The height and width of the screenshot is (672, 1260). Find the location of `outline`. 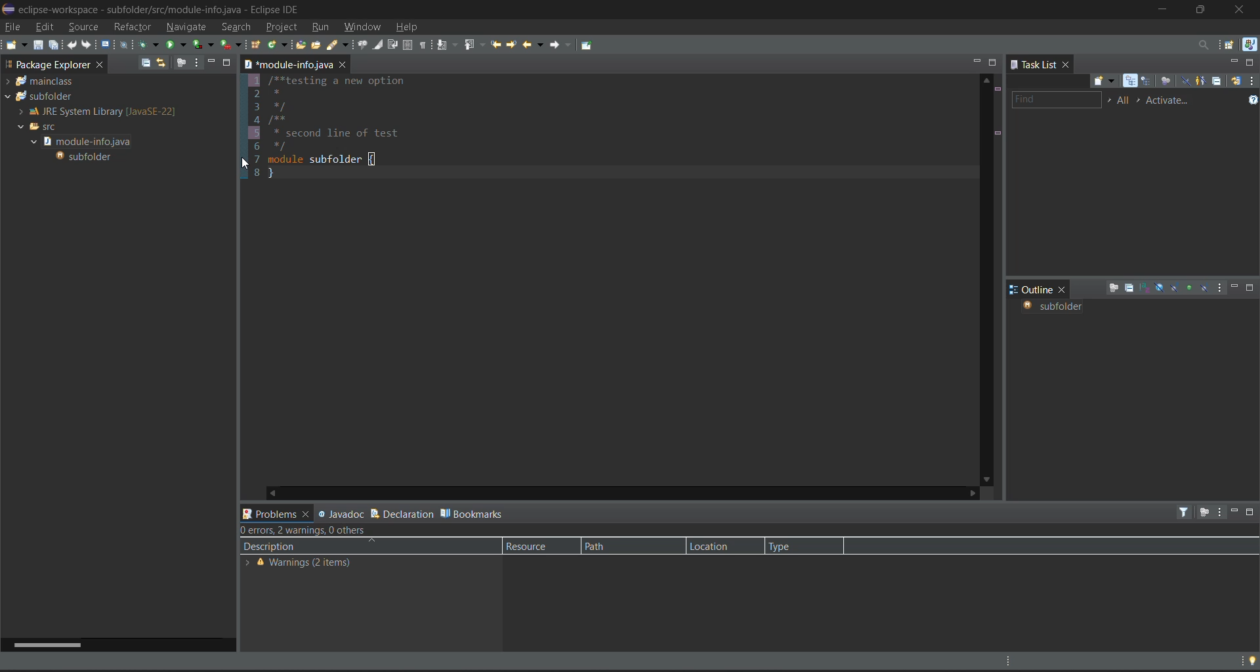

outline is located at coordinates (1032, 289).